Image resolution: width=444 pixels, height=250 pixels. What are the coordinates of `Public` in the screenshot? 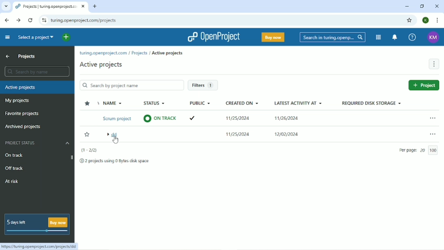 It's located at (199, 104).